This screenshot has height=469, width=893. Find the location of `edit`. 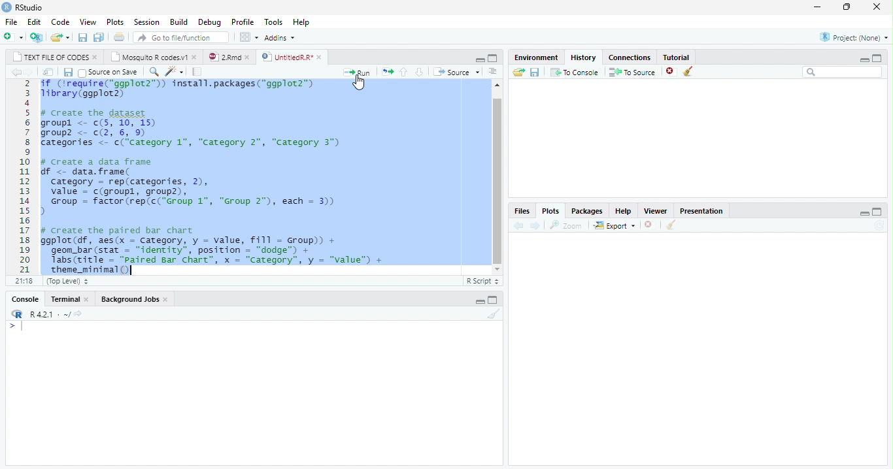

edit is located at coordinates (32, 22).